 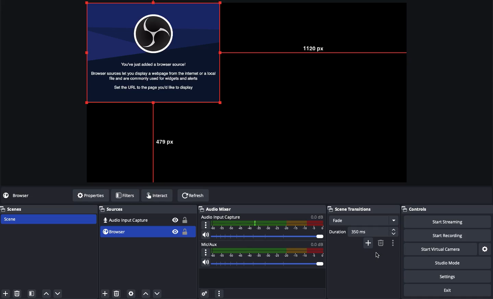 I want to click on Mic aux, so click(x=262, y=249).